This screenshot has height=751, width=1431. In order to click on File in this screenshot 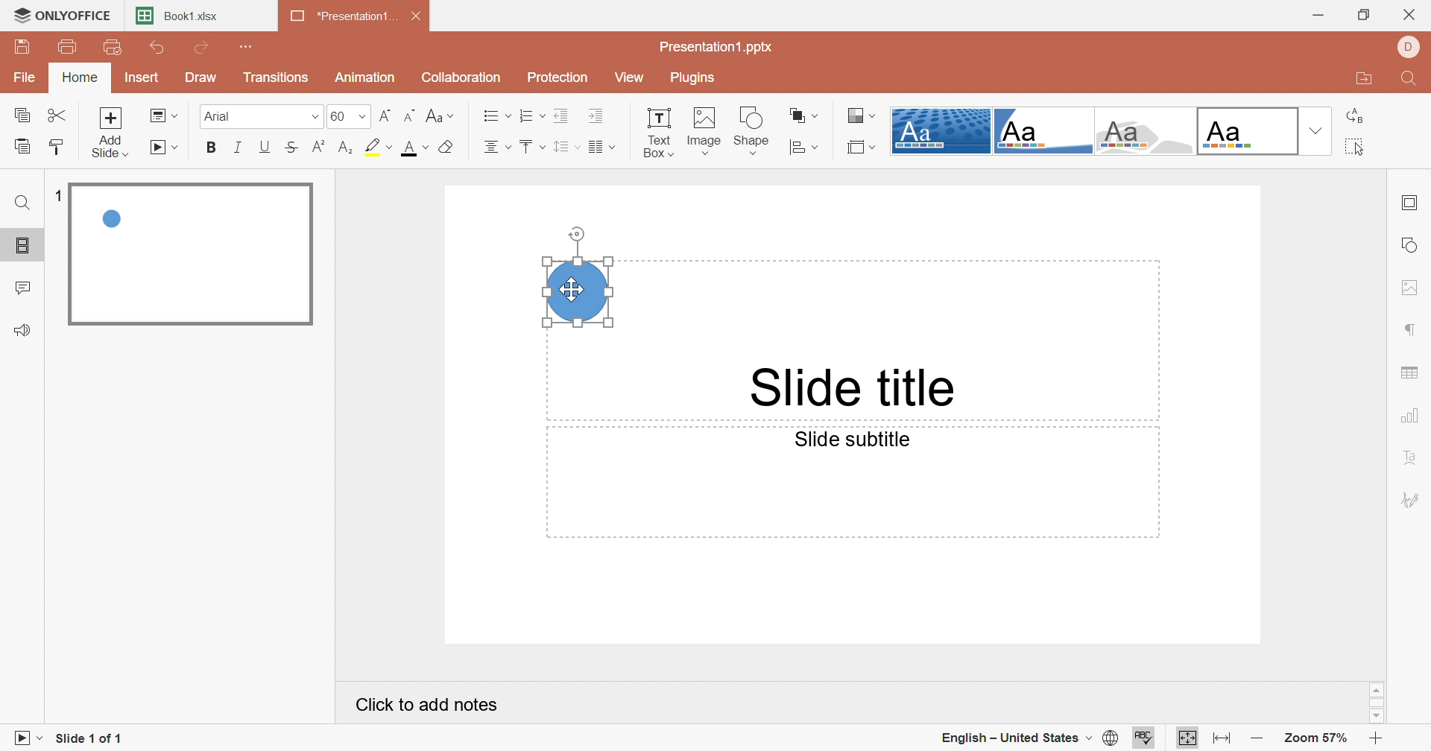, I will do `click(26, 76)`.